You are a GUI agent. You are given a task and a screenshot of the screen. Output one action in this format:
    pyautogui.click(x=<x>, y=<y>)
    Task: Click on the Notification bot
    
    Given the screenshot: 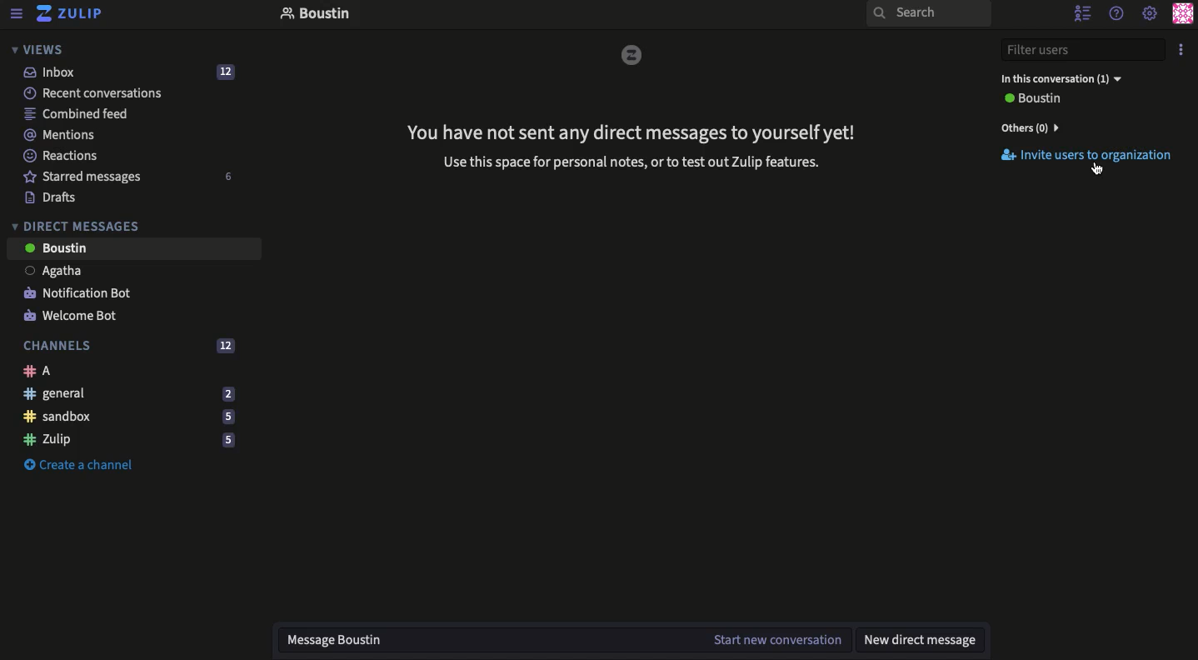 What is the action you would take?
    pyautogui.click(x=71, y=294)
    